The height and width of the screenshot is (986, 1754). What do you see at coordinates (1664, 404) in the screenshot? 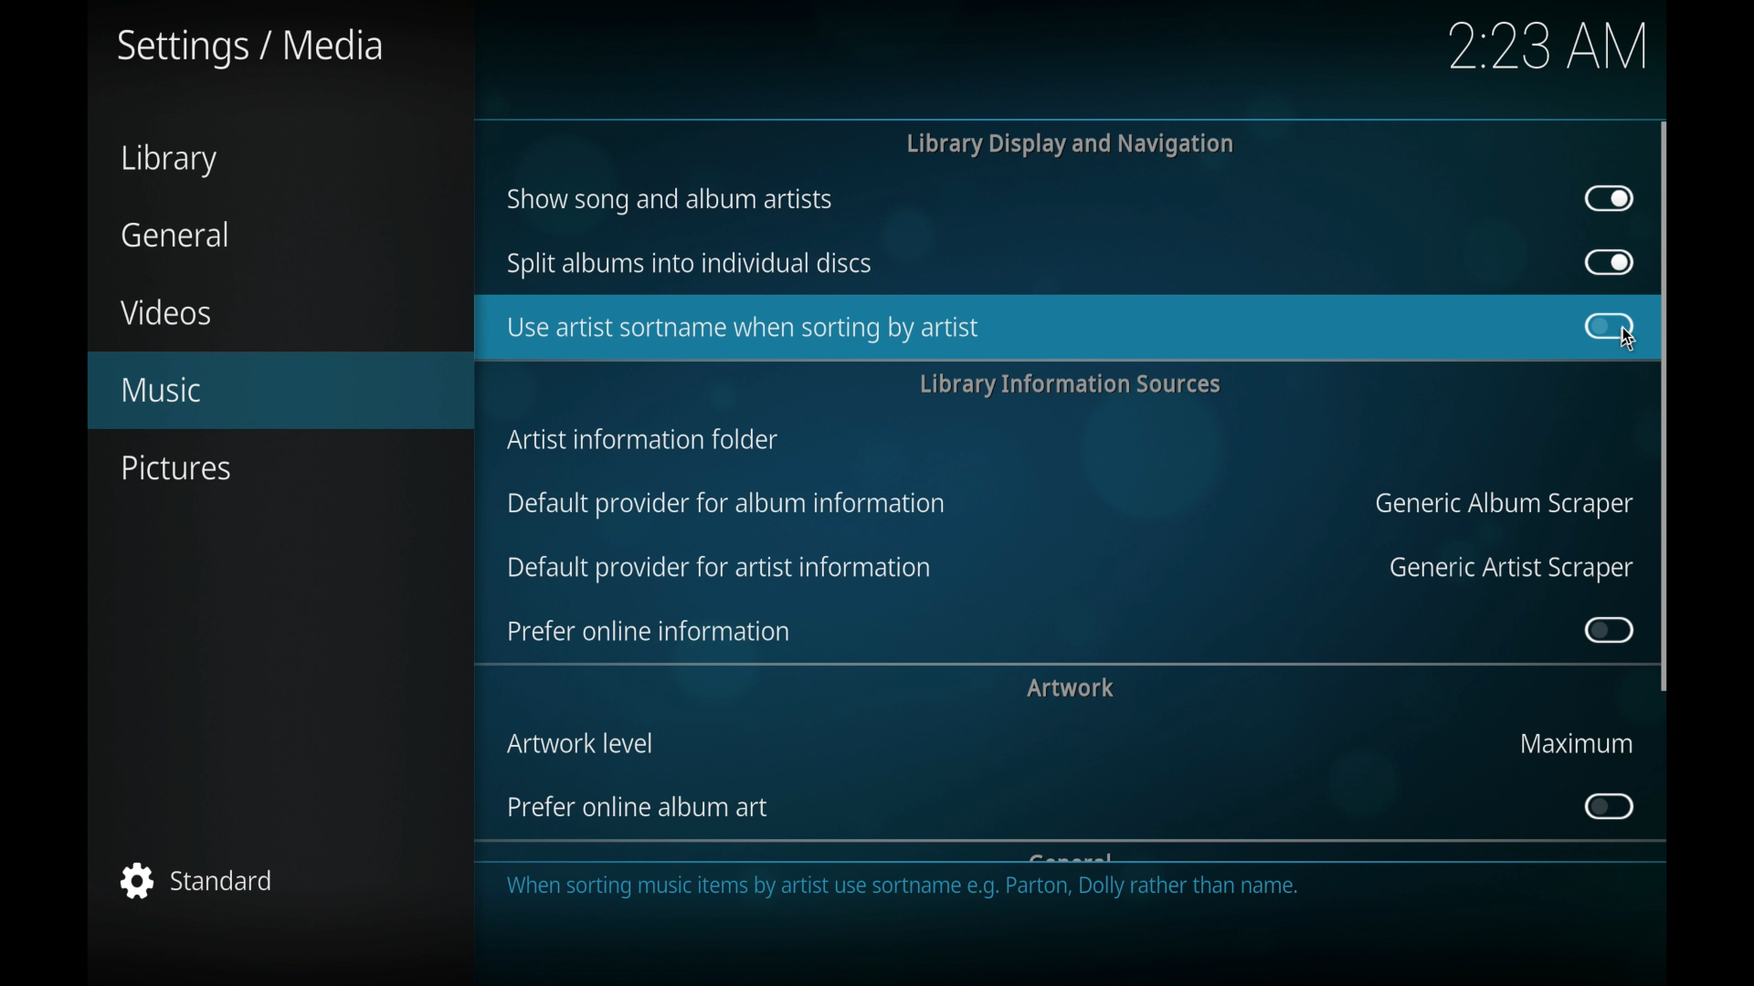
I see `scroll box` at bounding box center [1664, 404].